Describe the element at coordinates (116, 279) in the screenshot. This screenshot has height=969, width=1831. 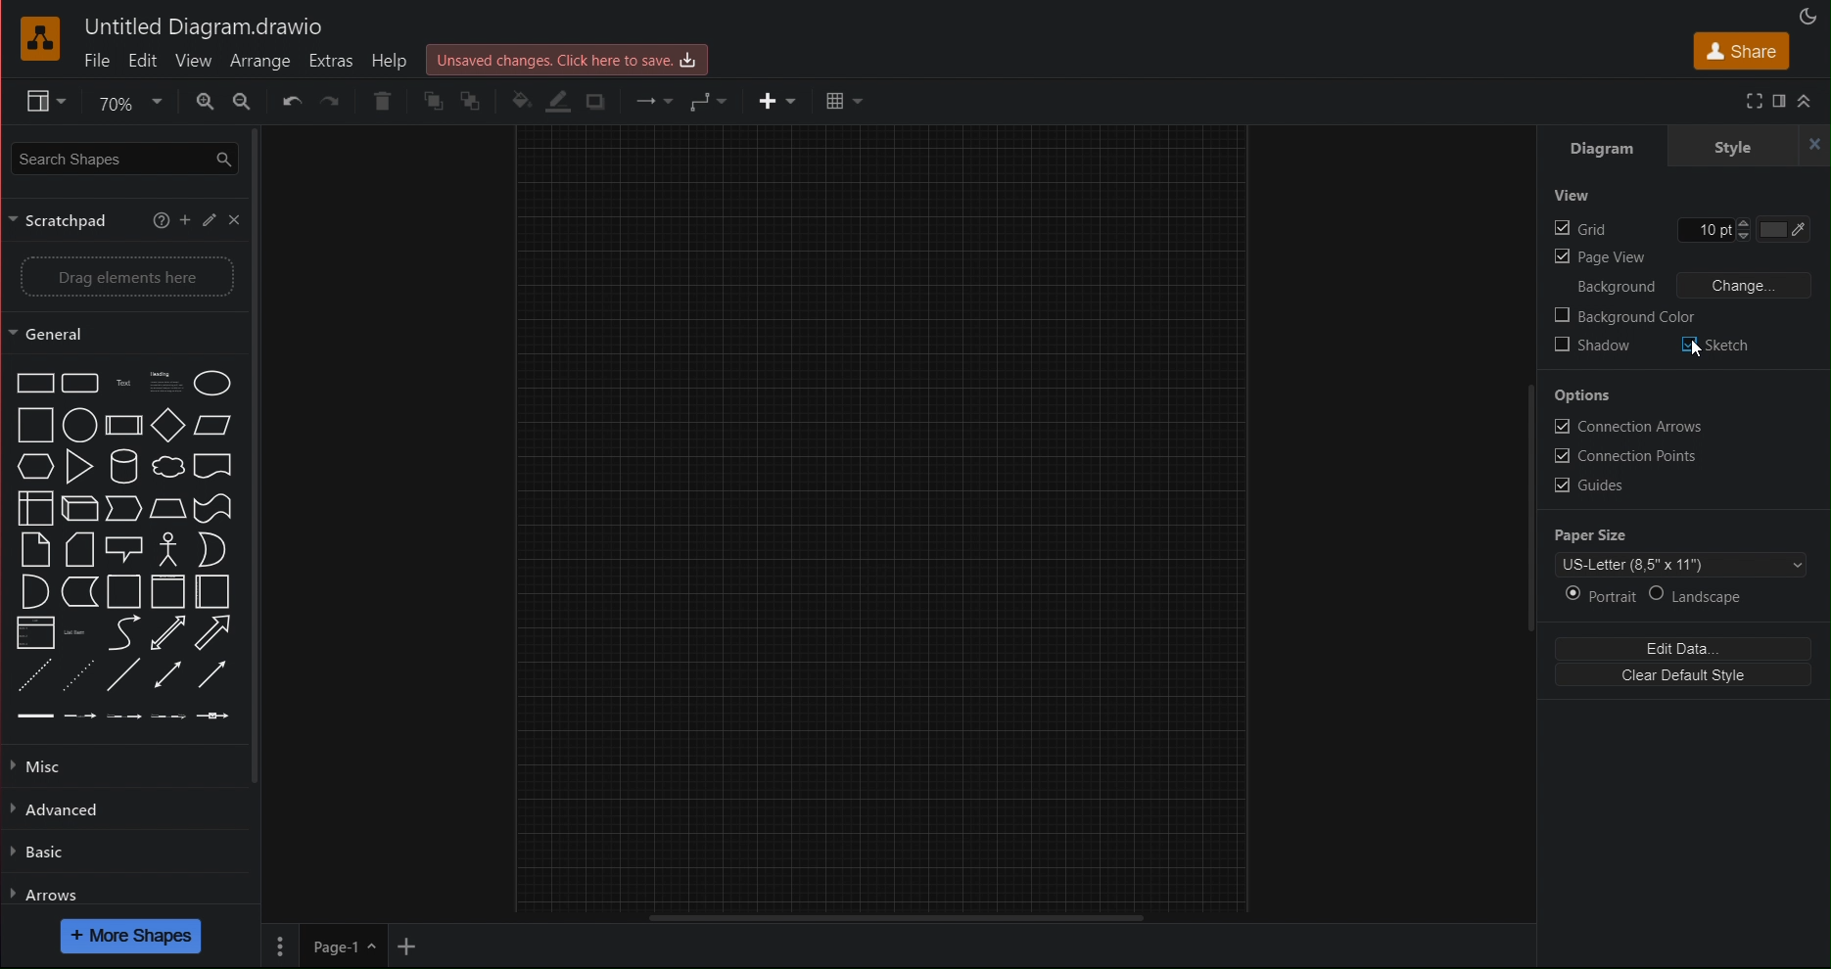
I see `Drag elements` at that location.